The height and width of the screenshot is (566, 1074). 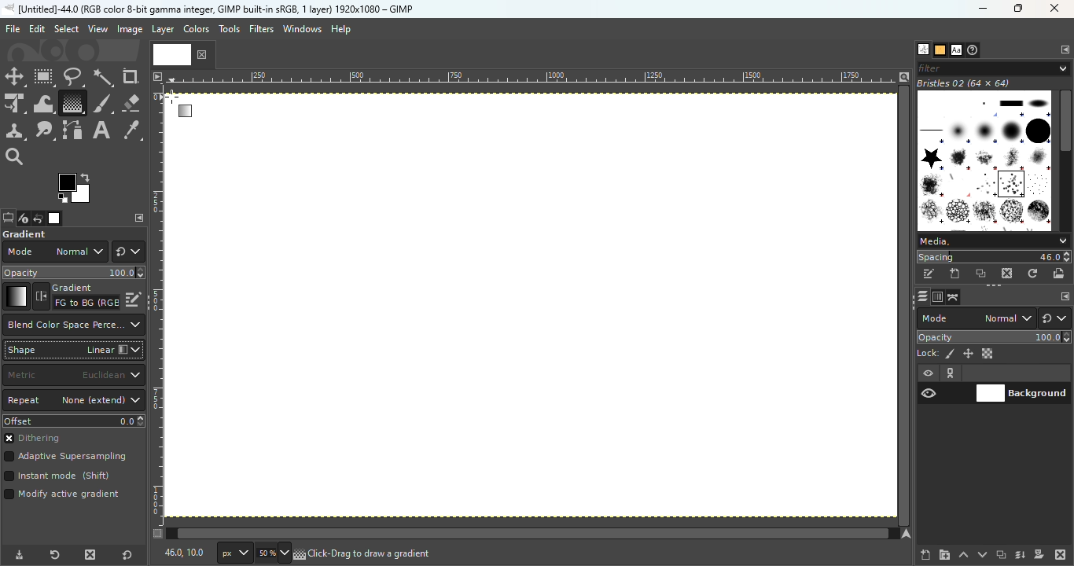 I want to click on Current file, so click(x=183, y=53).